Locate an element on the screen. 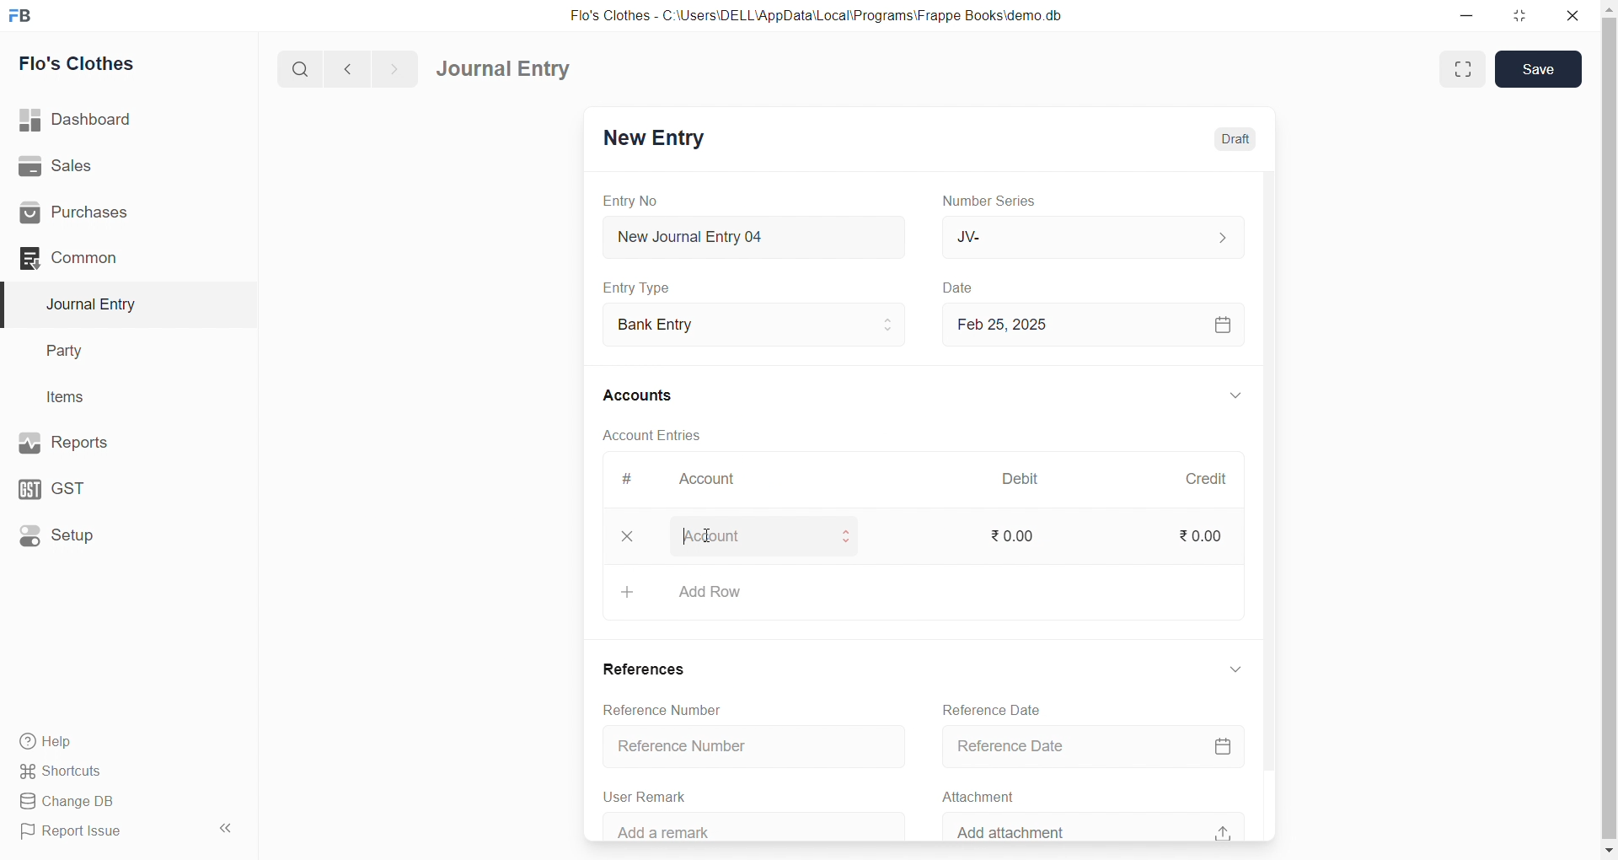  Flo's Clothes - C:\Users\DELL\AppData\Local\Programs\Frappe Books\demo.db is located at coordinates (825, 17).